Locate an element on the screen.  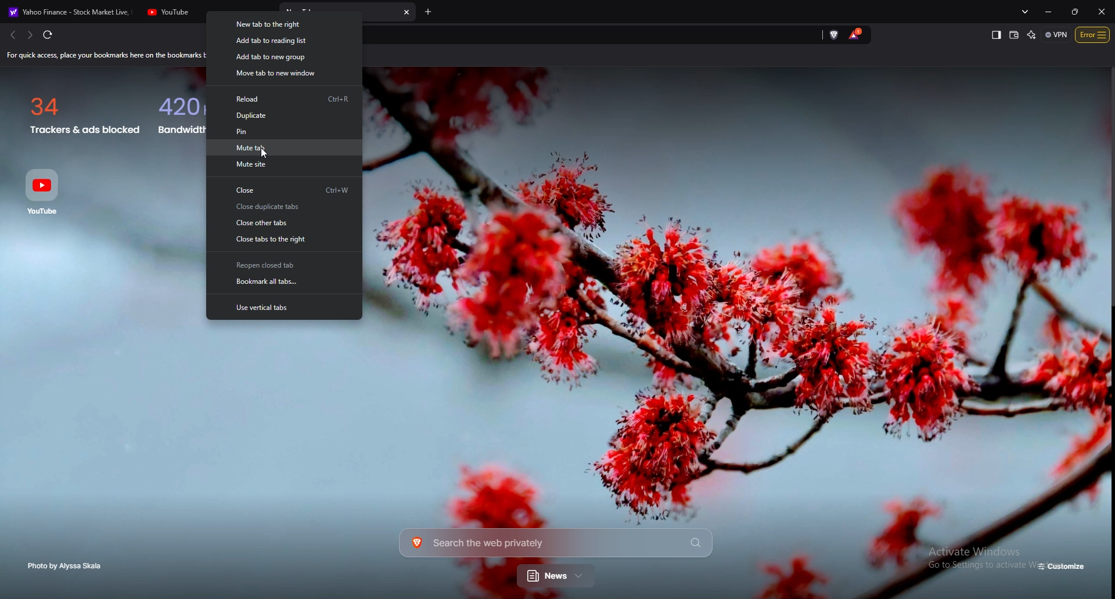
34 Trackers & ads blocked is located at coordinates (79, 111).